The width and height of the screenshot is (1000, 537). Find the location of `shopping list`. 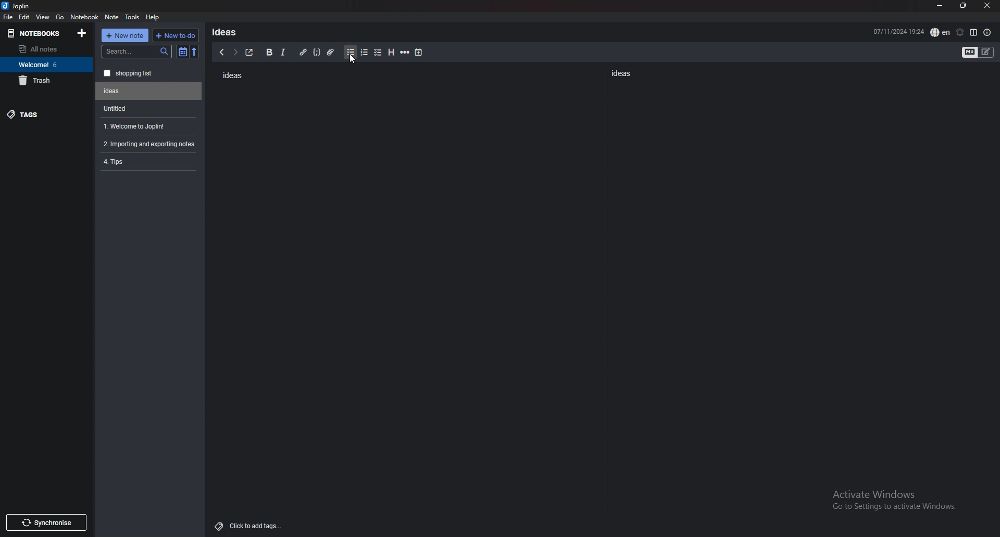

shopping list is located at coordinates (149, 73).